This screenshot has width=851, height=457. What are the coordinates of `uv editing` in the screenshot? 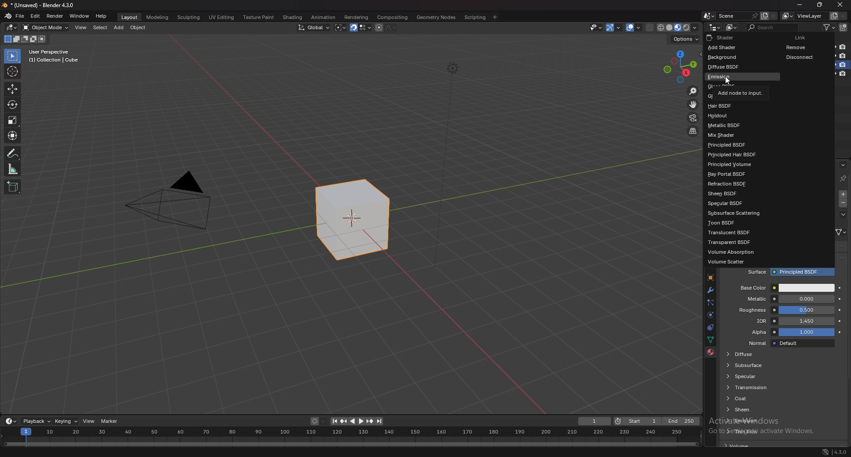 It's located at (221, 17).